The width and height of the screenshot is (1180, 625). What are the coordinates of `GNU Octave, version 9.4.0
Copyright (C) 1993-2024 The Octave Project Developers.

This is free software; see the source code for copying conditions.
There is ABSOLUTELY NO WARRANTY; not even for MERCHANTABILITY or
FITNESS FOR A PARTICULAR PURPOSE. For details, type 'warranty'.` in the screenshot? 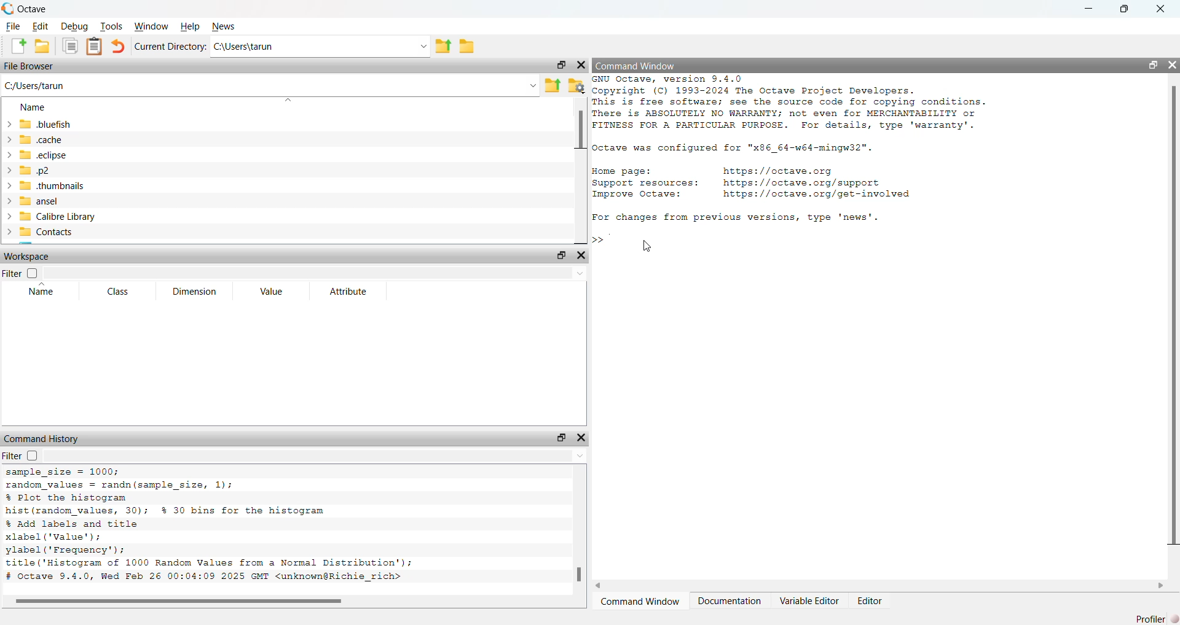 It's located at (790, 104).